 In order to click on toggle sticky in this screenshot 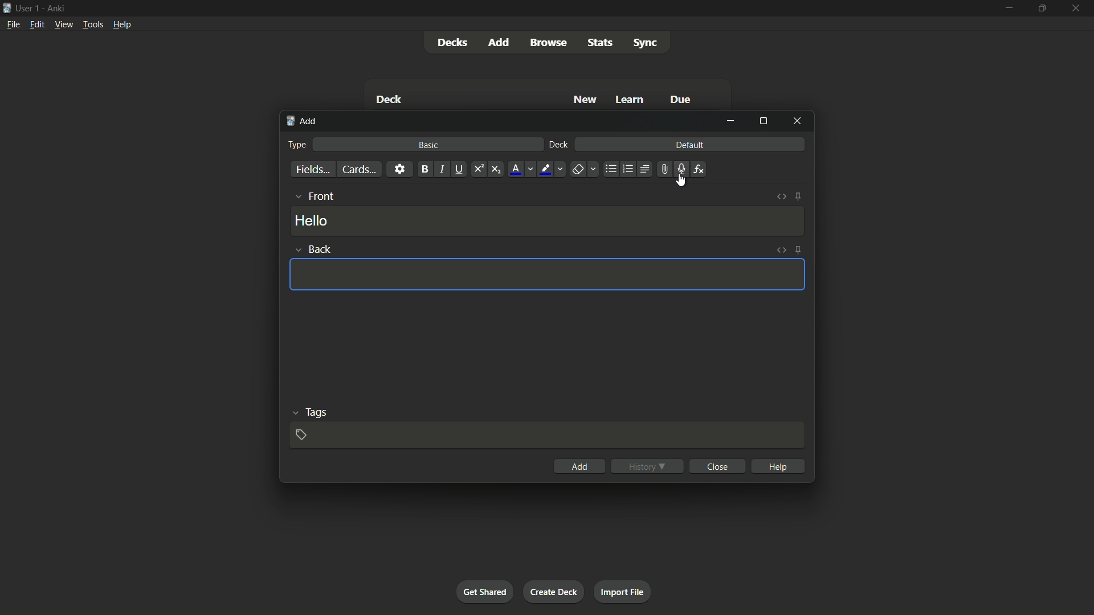, I will do `click(797, 251)`.